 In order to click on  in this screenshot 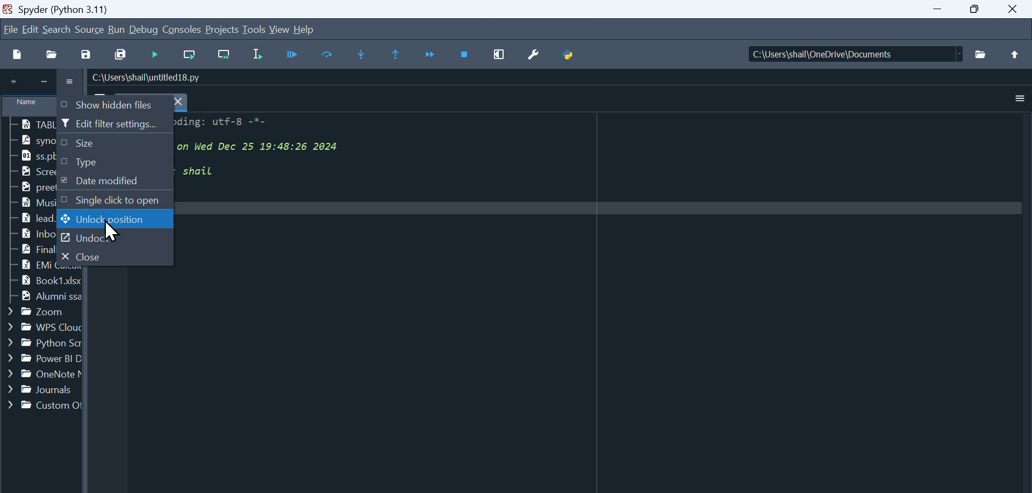, I will do `click(223, 30)`.